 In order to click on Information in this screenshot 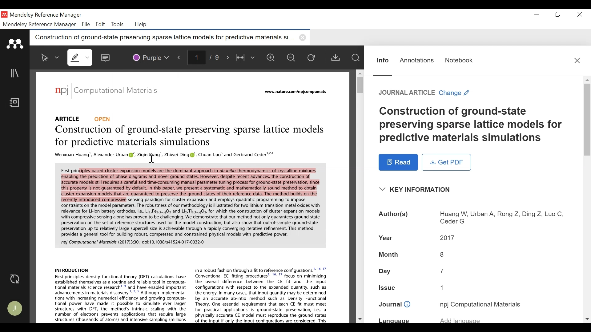, I will do `click(384, 64)`.